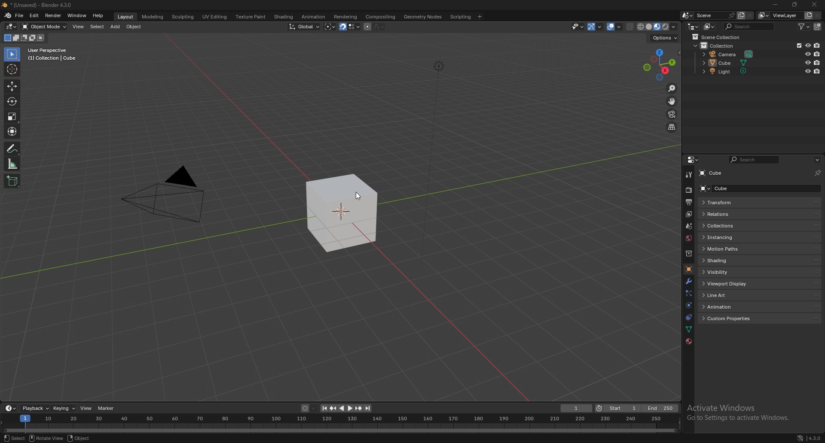 The height and width of the screenshot is (443, 825). I want to click on instancing, so click(759, 237).